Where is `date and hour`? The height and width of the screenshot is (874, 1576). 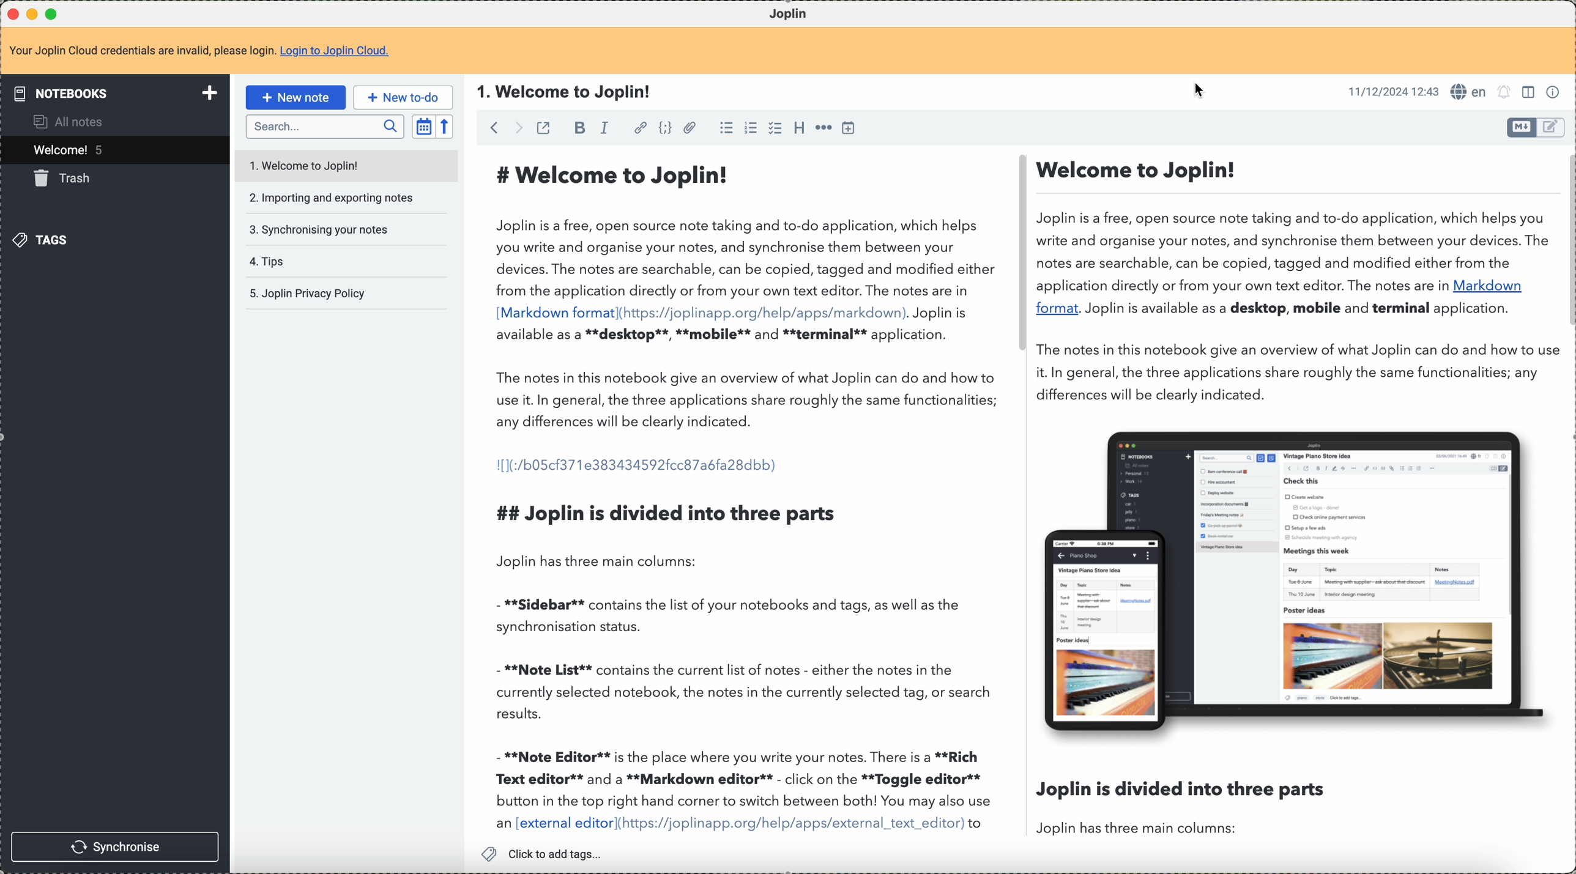
date and hour is located at coordinates (1392, 91).